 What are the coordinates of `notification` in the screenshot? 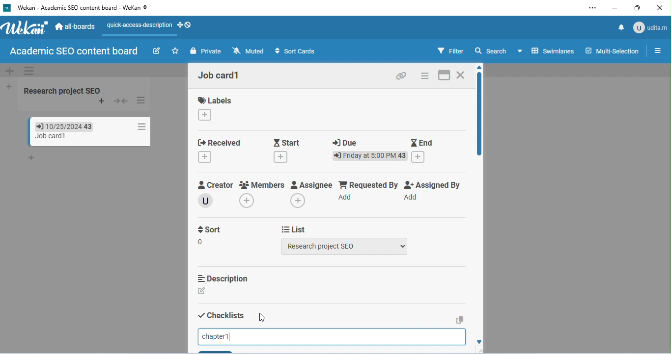 It's located at (620, 27).